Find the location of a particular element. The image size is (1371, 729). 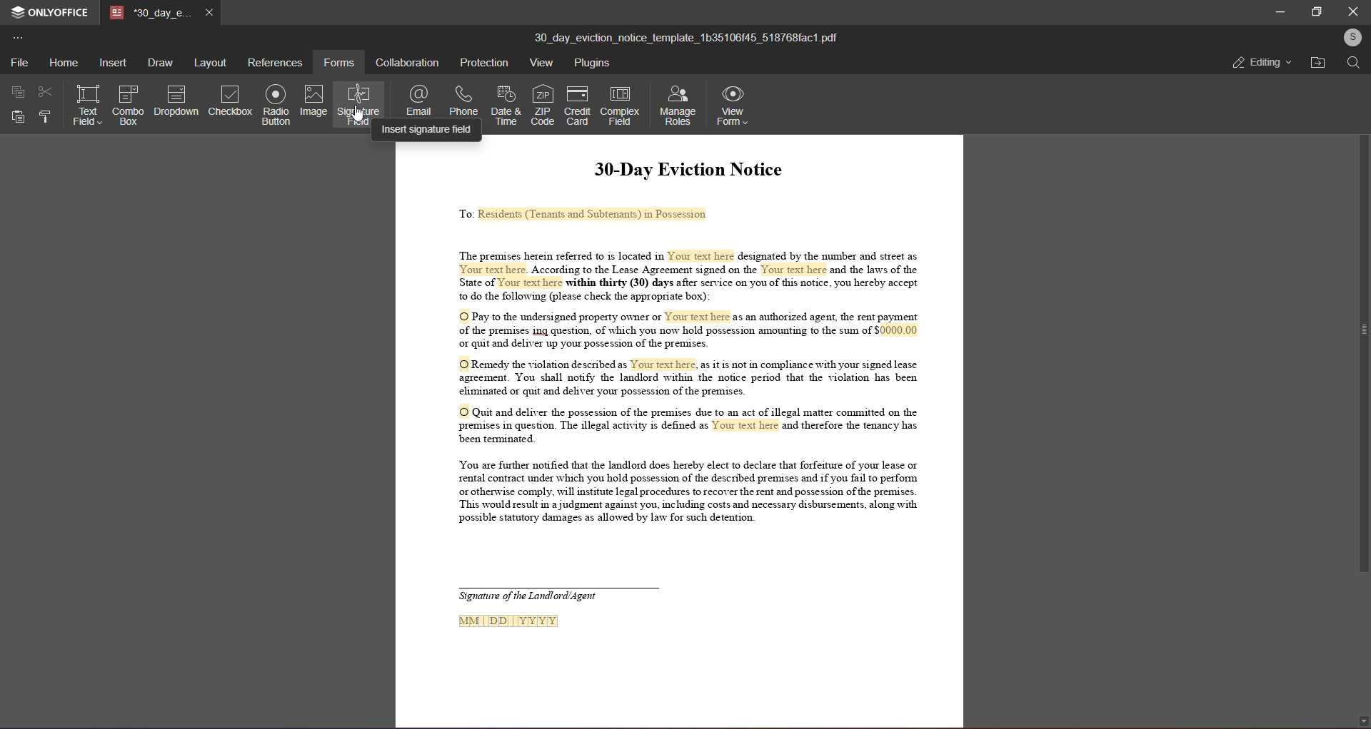

insert is located at coordinates (112, 63).